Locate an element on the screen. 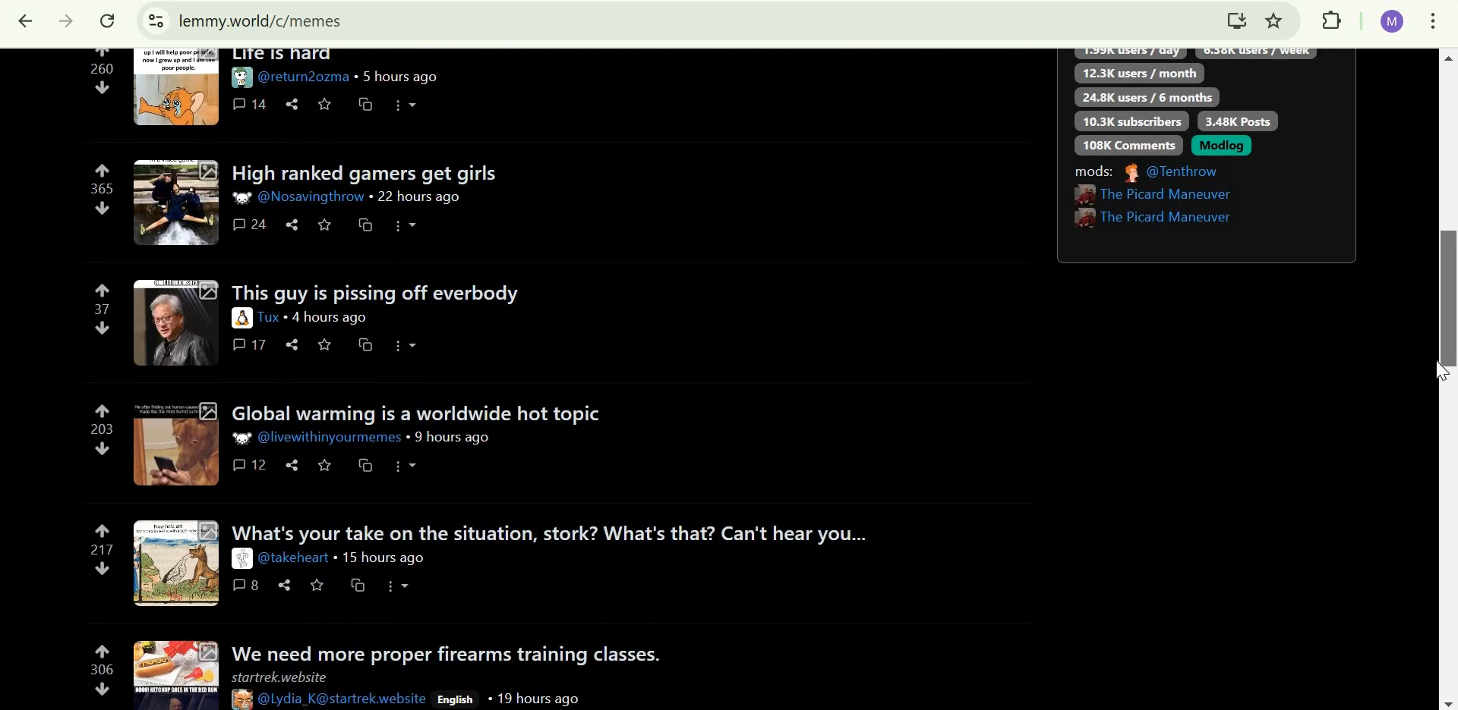 This screenshot has width=1458, height=710. what's your take on the situation, stork? What's that? Can't hear you... is located at coordinates (551, 532).